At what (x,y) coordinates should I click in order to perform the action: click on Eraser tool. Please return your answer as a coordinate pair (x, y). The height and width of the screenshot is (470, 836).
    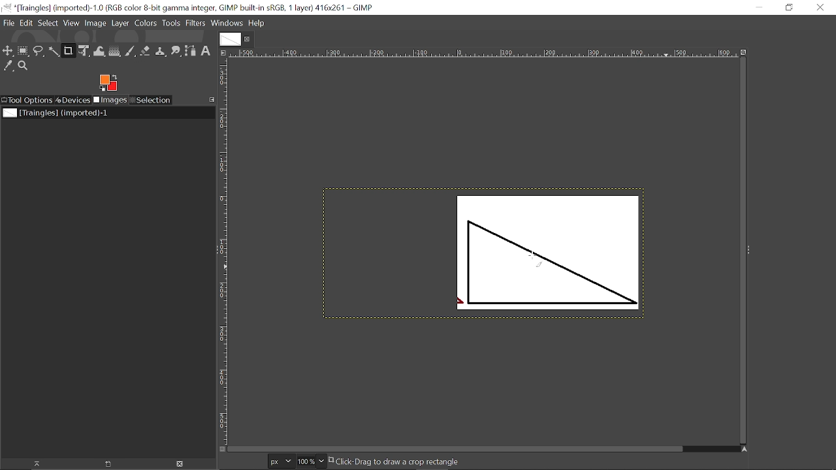
    Looking at the image, I should click on (145, 51).